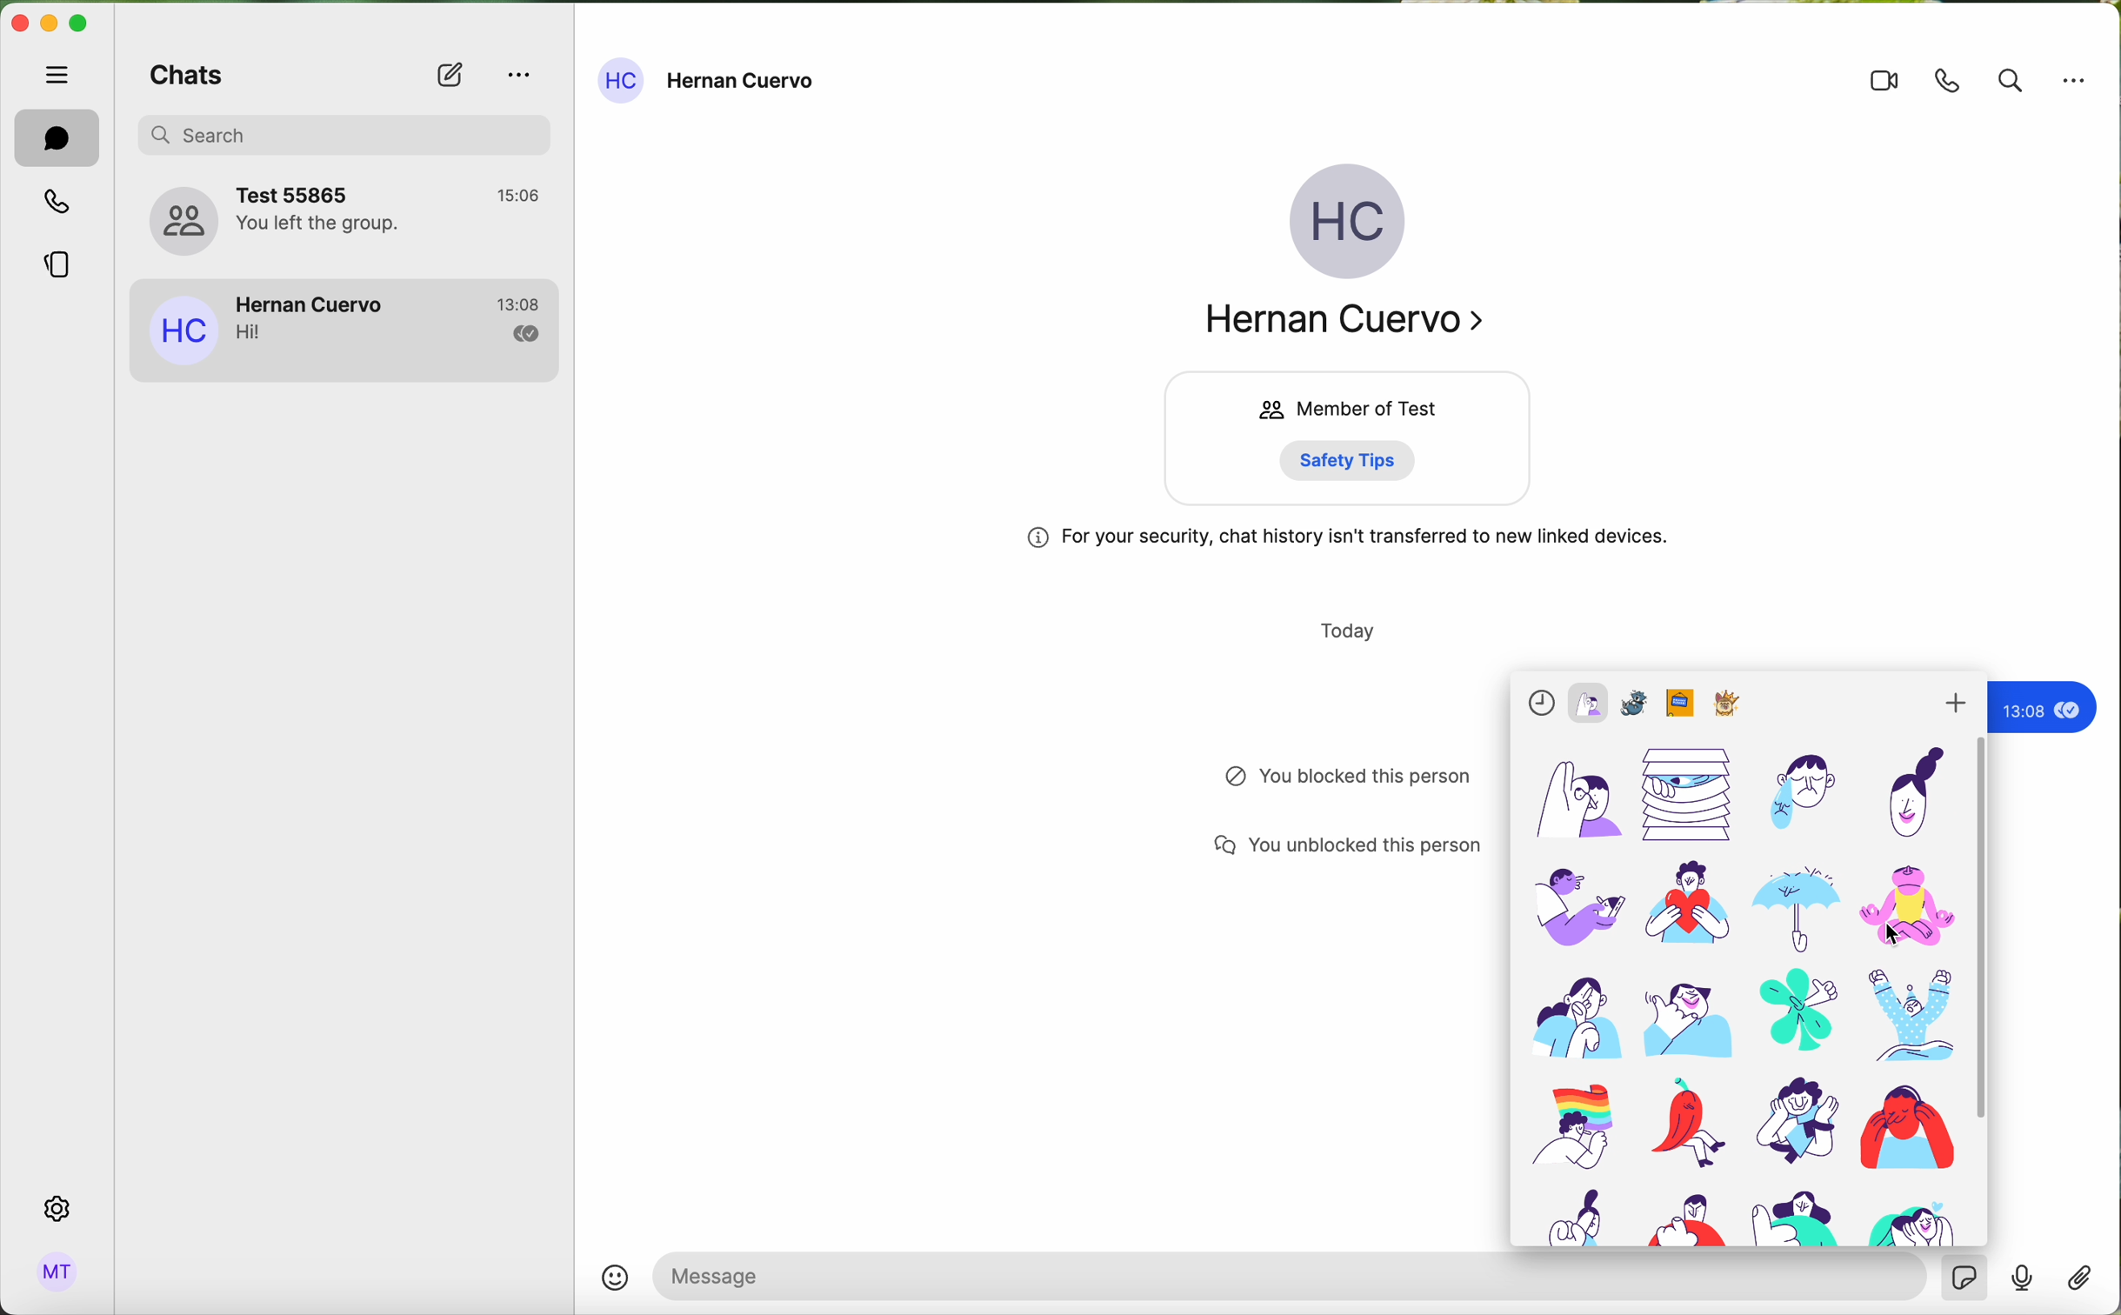 The image size is (2121, 1315). Describe the element at coordinates (2078, 1283) in the screenshot. I see `attach file` at that location.